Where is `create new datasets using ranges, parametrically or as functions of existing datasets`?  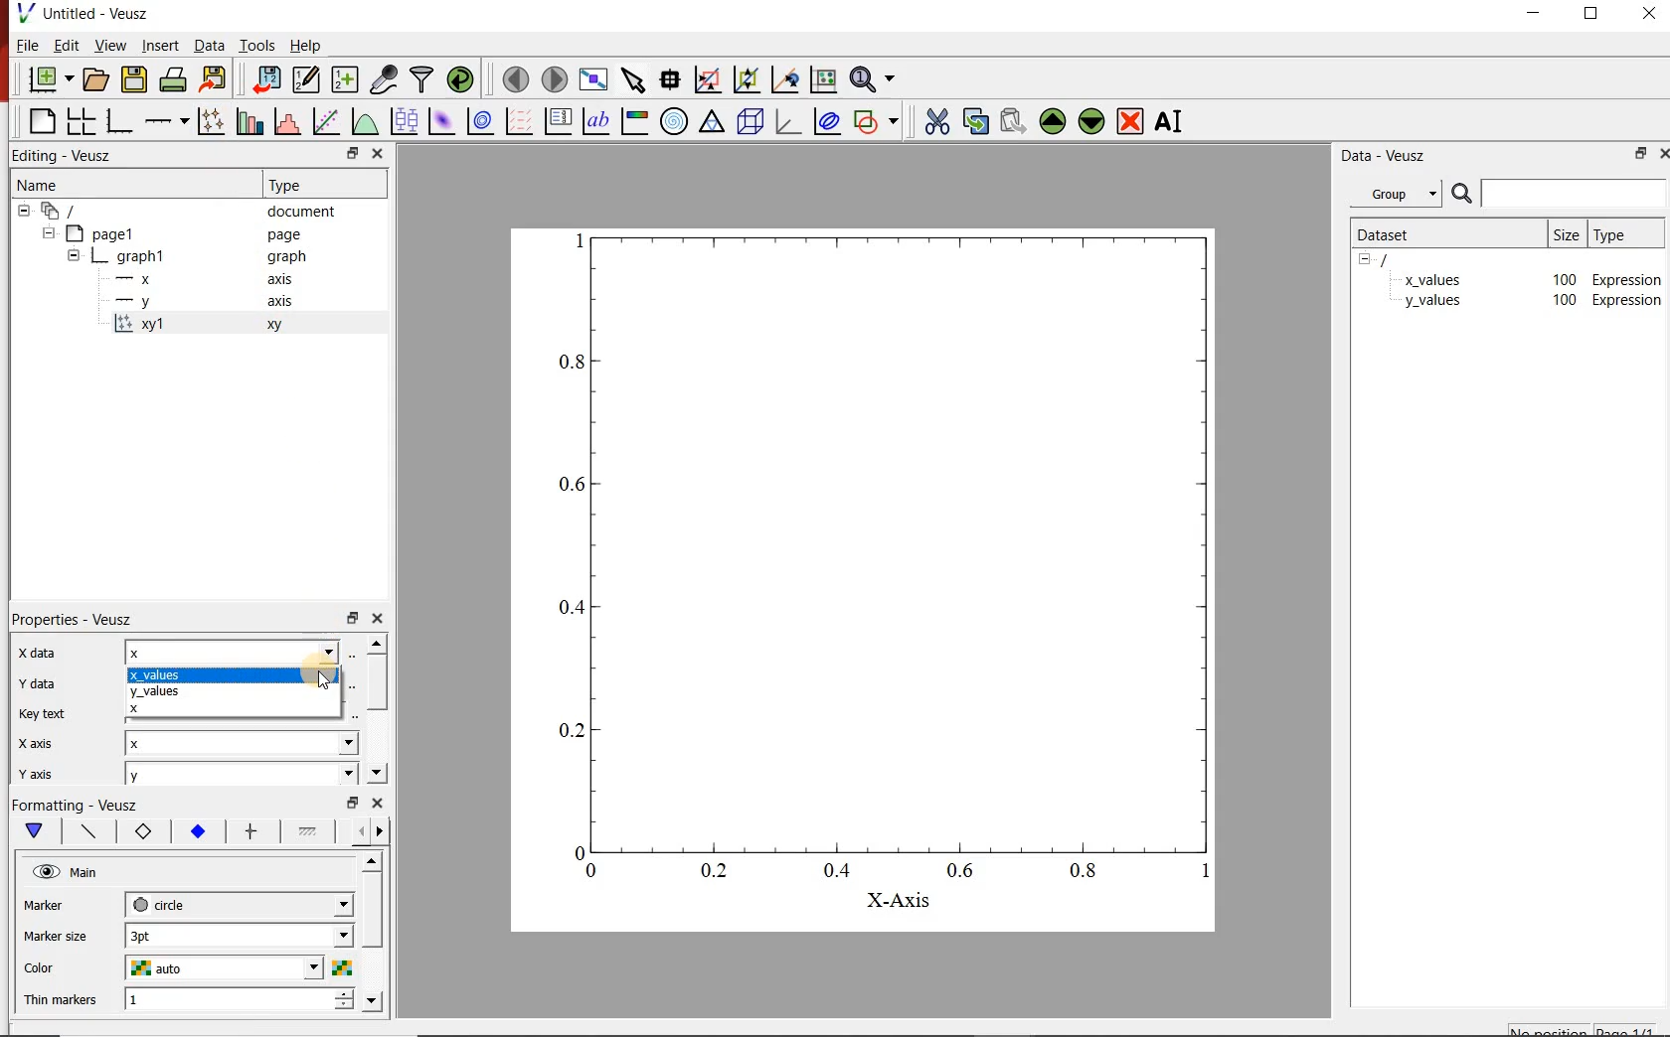
create new datasets using ranges, parametrically or as functions of existing datasets is located at coordinates (348, 80).